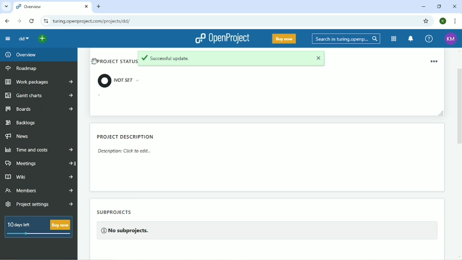 The image size is (462, 260). What do you see at coordinates (92, 21) in the screenshot?
I see `Site` at bounding box center [92, 21].